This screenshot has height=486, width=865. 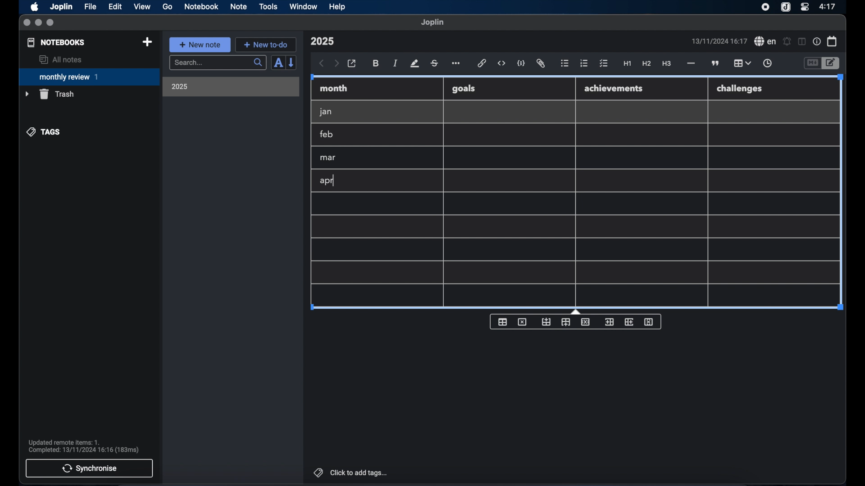 What do you see at coordinates (62, 7) in the screenshot?
I see `Joplin` at bounding box center [62, 7].